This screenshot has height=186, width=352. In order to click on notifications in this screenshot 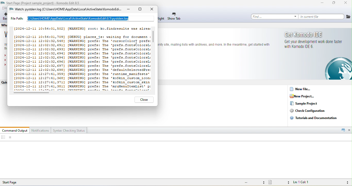, I will do `click(41, 130)`.